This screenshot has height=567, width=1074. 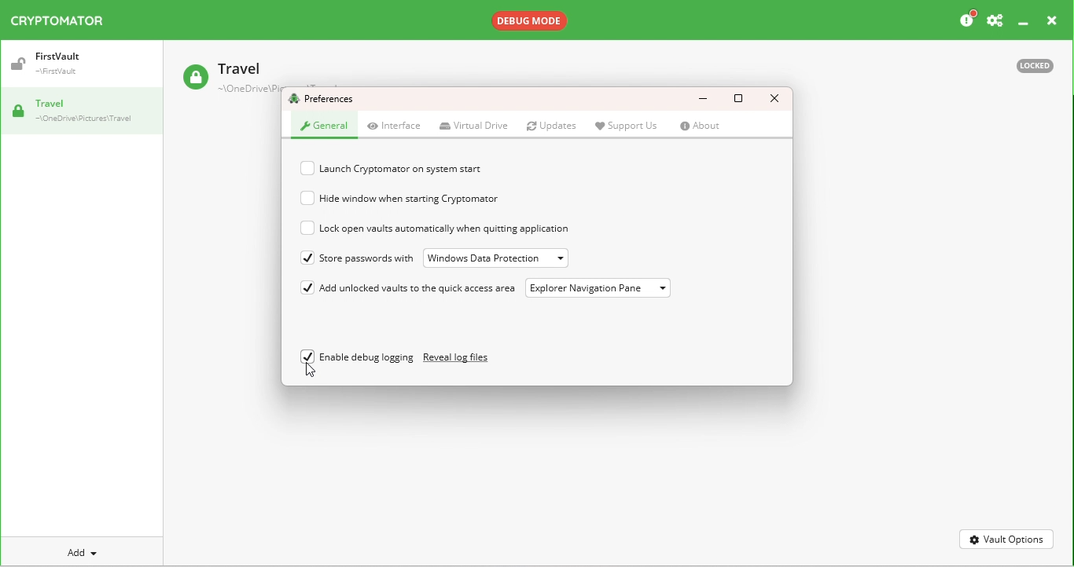 I want to click on Please consider donating , so click(x=969, y=19).